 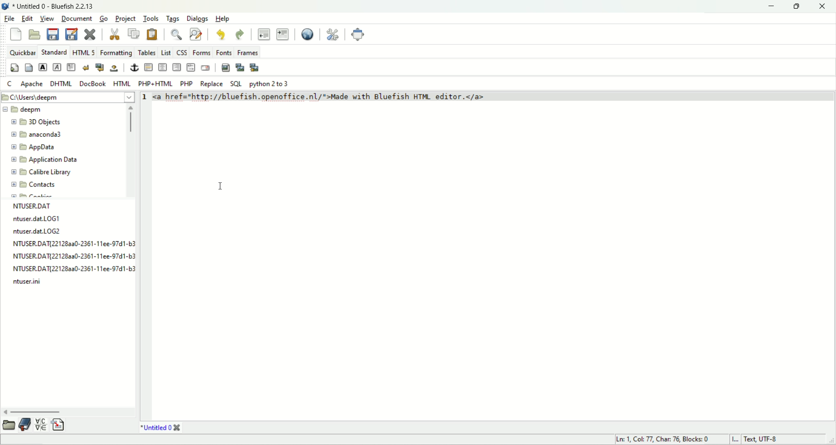 What do you see at coordinates (151, 34) in the screenshot?
I see `paste` at bounding box center [151, 34].